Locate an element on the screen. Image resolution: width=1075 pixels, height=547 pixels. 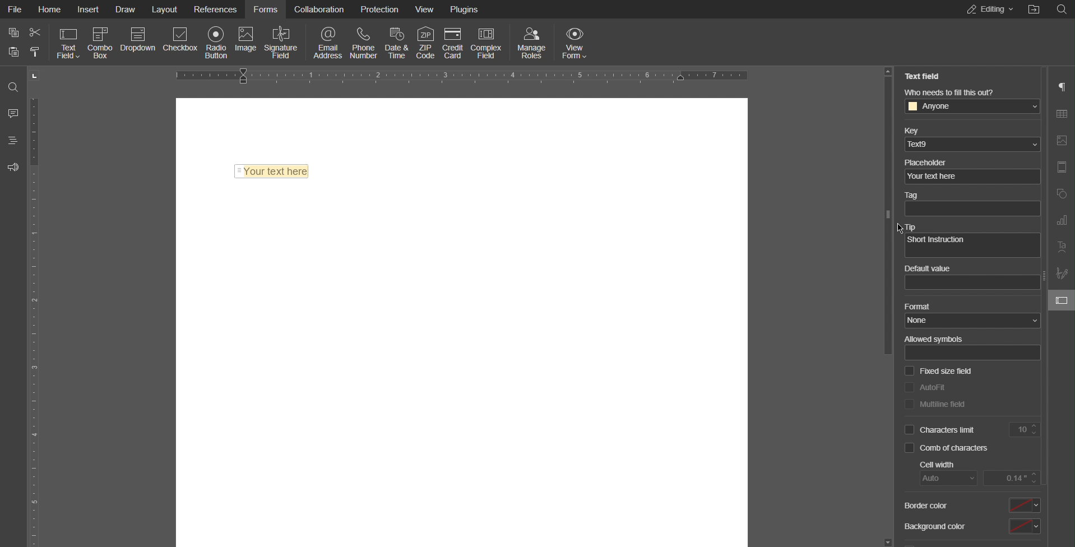
Comments is located at coordinates (13, 112).